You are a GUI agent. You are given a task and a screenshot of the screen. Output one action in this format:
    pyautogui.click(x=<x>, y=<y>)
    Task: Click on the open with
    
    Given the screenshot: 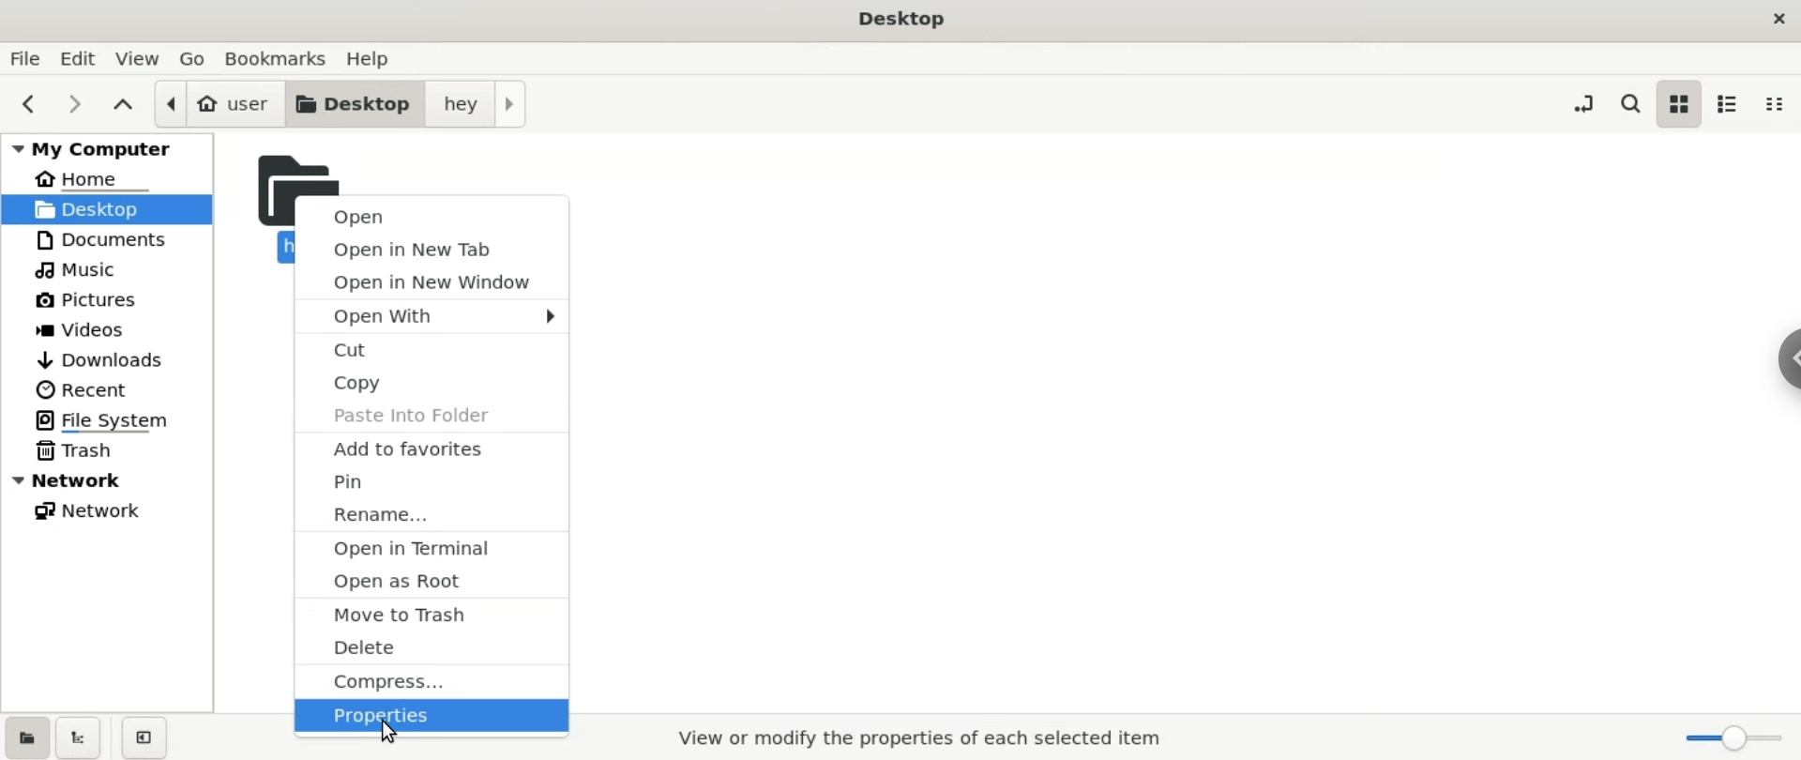 What is the action you would take?
    pyautogui.click(x=435, y=318)
    